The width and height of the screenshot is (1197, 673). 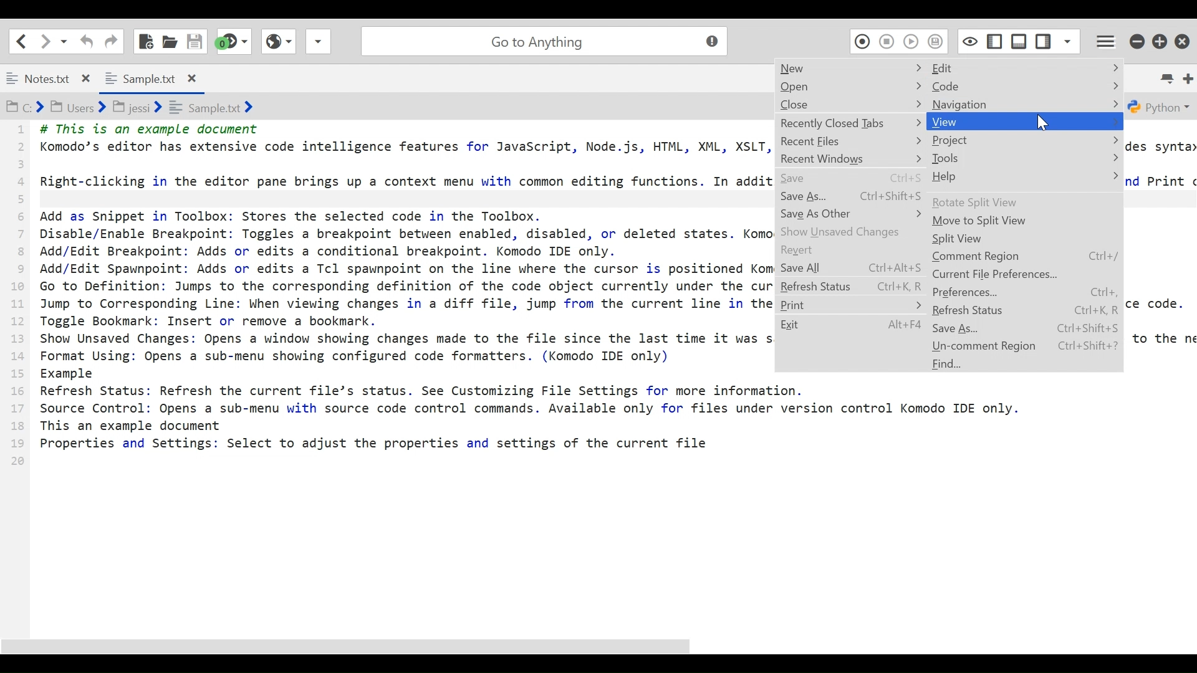 What do you see at coordinates (970, 41) in the screenshot?
I see `Toggle focus mode` at bounding box center [970, 41].